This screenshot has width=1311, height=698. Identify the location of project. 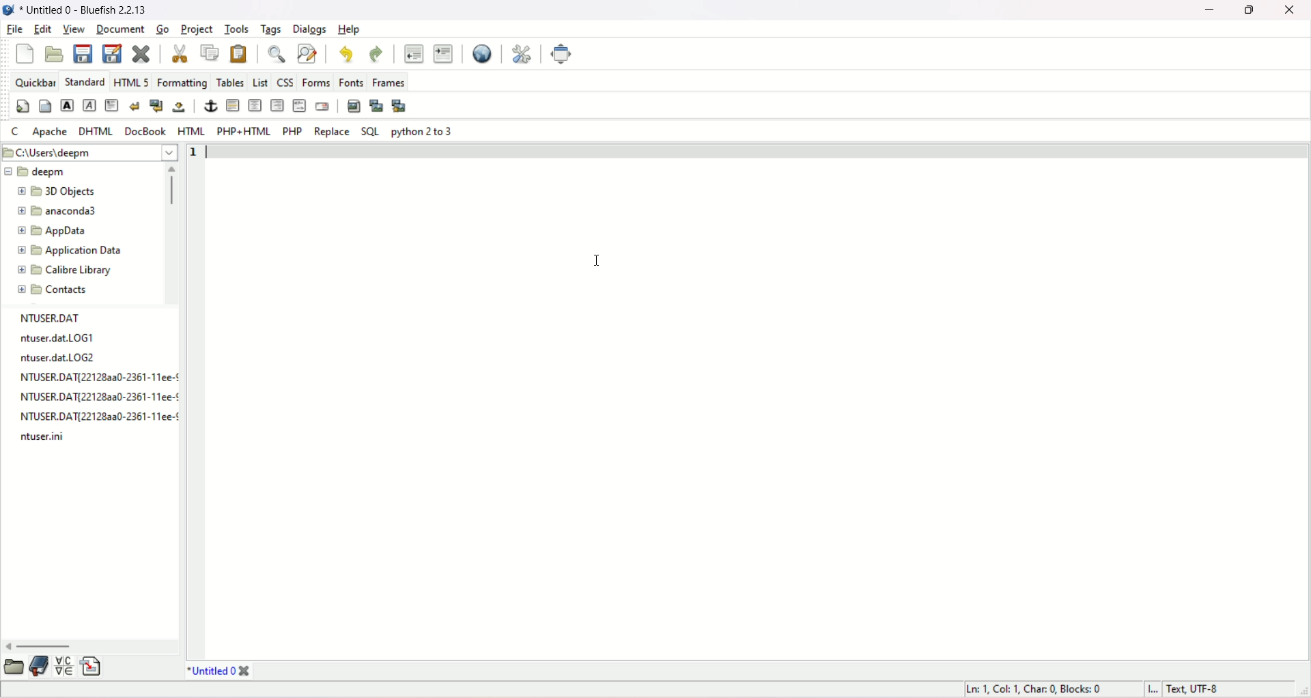
(199, 29).